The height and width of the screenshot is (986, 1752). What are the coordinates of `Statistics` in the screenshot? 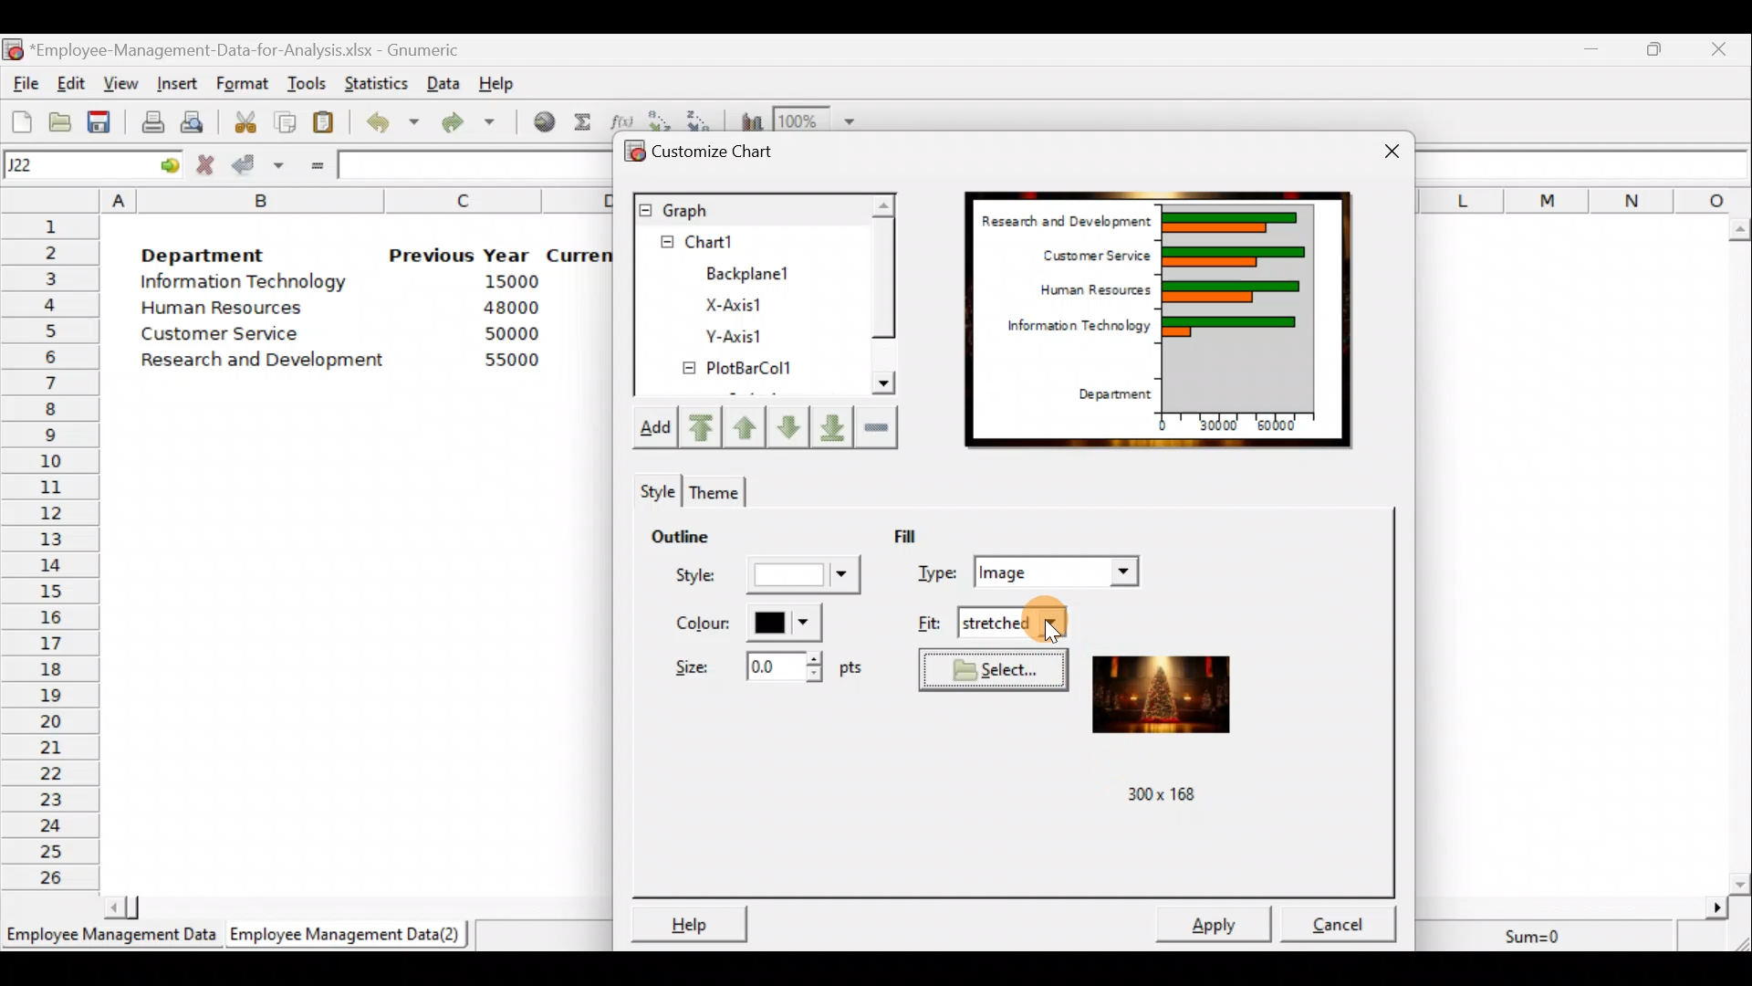 It's located at (378, 79).